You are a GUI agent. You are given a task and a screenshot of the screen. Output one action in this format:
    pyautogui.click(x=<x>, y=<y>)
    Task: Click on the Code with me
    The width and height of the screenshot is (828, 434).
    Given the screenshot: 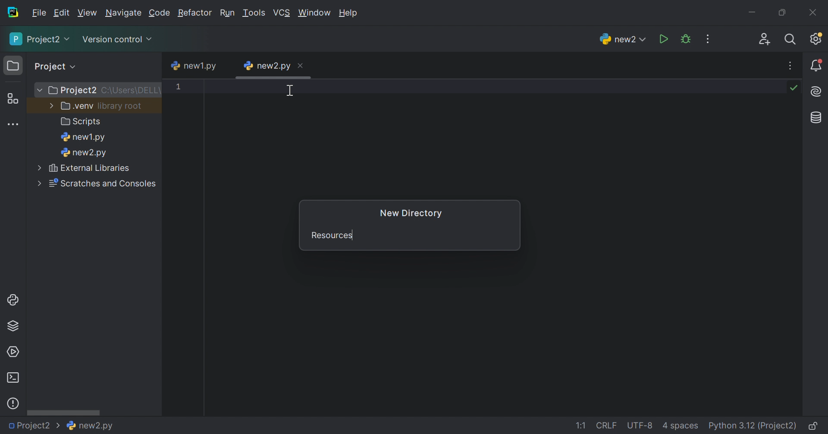 What is the action you would take?
    pyautogui.click(x=764, y=40)
    